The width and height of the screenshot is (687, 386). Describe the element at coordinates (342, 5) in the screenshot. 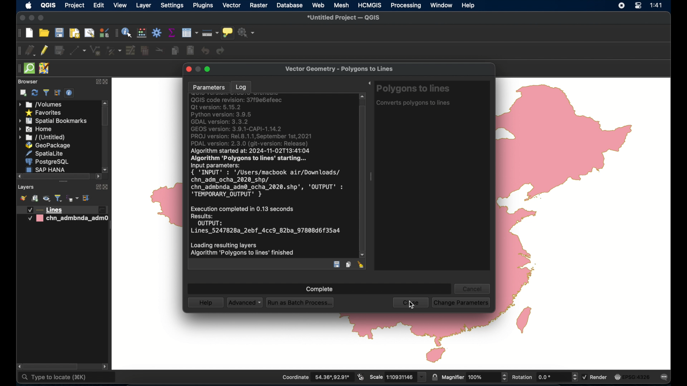

I see `mesh` at that location.